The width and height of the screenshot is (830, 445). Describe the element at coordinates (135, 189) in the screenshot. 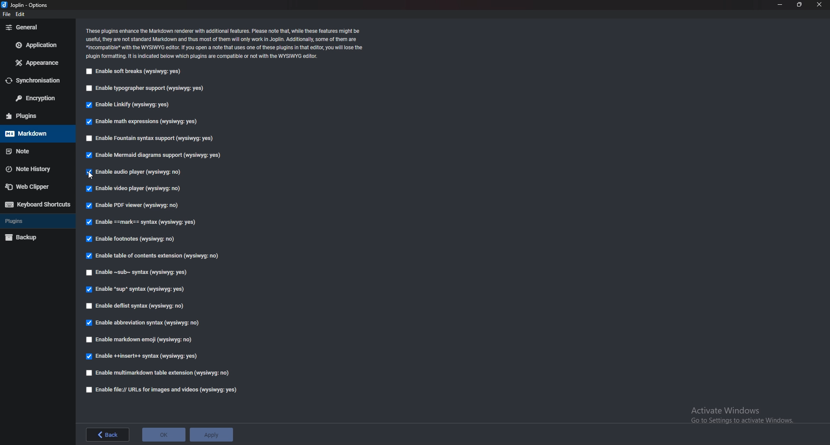

I see `Enable video player` at that location.